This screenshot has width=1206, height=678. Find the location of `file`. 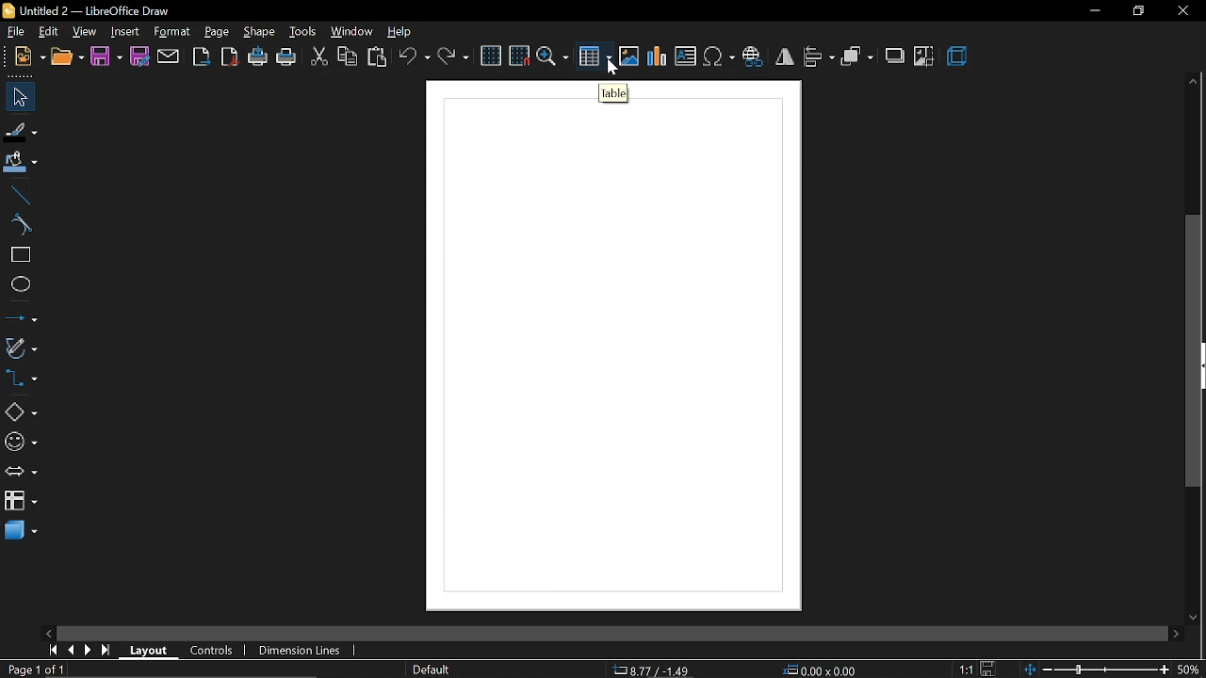

file is located at coordinates (15, 32).